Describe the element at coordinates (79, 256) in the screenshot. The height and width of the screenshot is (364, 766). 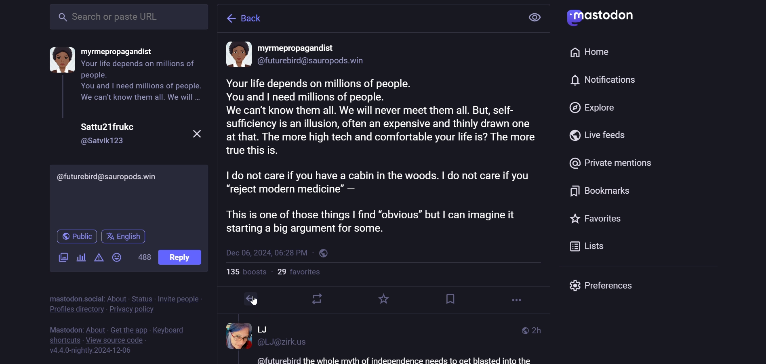
I see `poll` at that location.